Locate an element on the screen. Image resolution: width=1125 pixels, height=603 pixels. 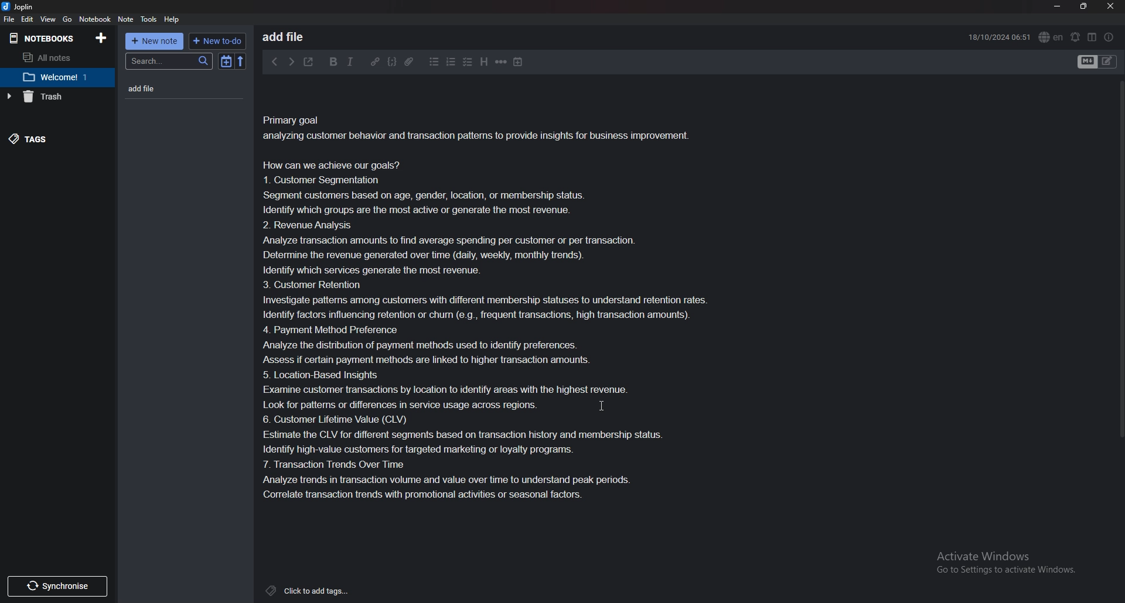
tags is located at coordinates (49, 140).